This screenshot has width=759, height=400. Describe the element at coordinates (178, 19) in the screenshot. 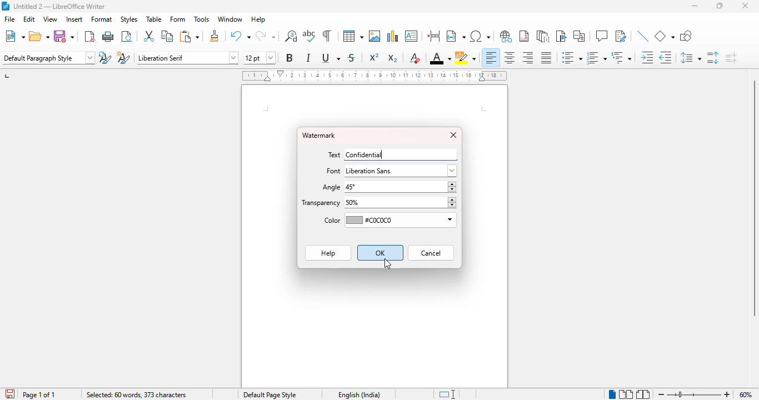

I see `form` at that location.